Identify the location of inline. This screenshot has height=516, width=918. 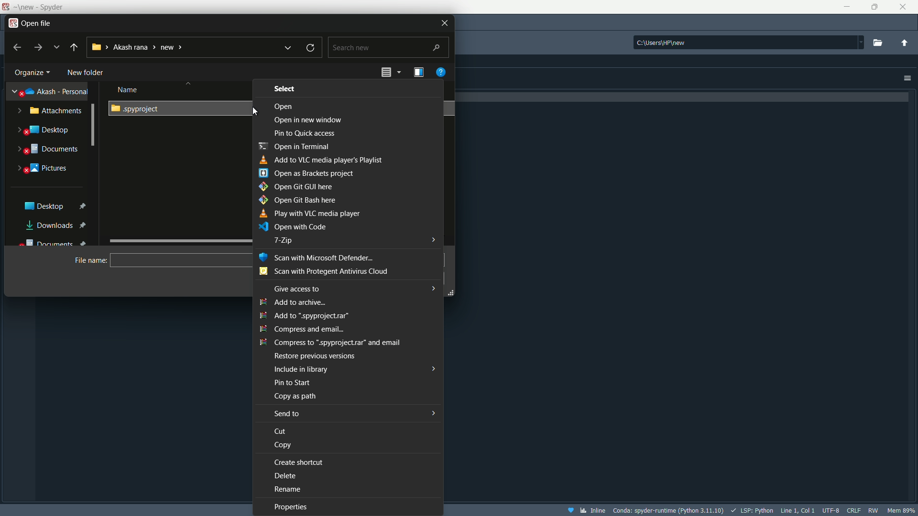
(586, 511).